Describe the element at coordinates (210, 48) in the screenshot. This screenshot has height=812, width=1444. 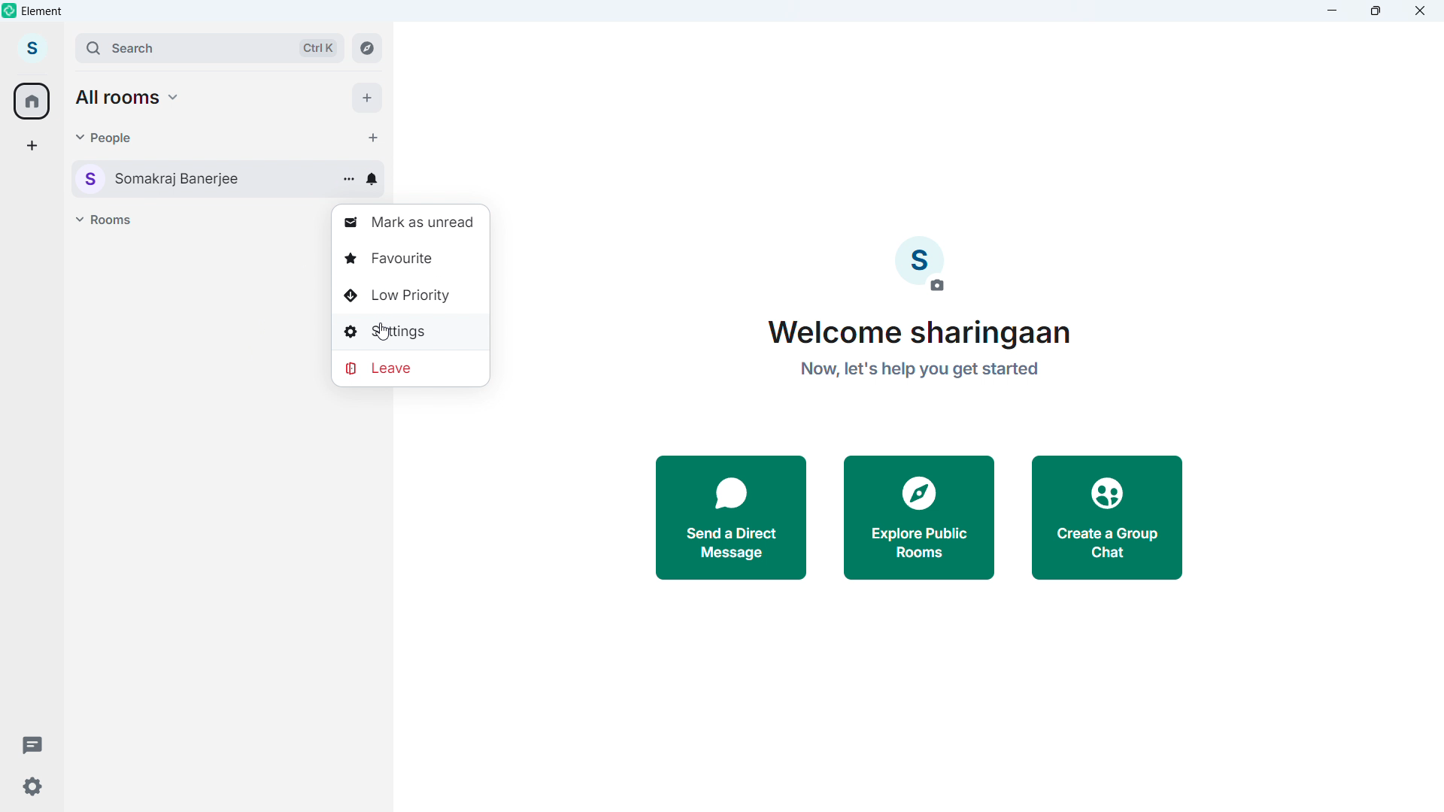
I see `search` at that location.